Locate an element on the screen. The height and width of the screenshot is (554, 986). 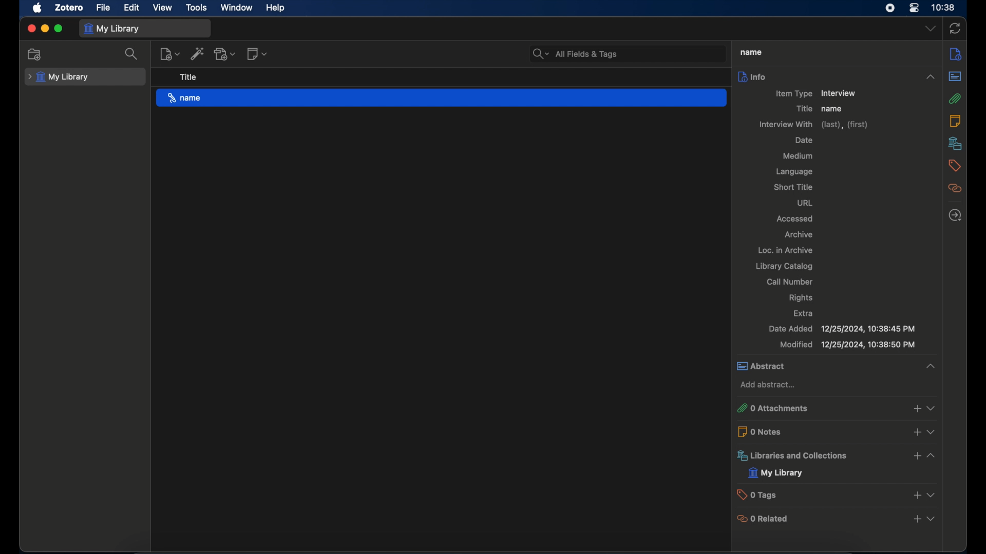
view is located at coordinates (163, 8).